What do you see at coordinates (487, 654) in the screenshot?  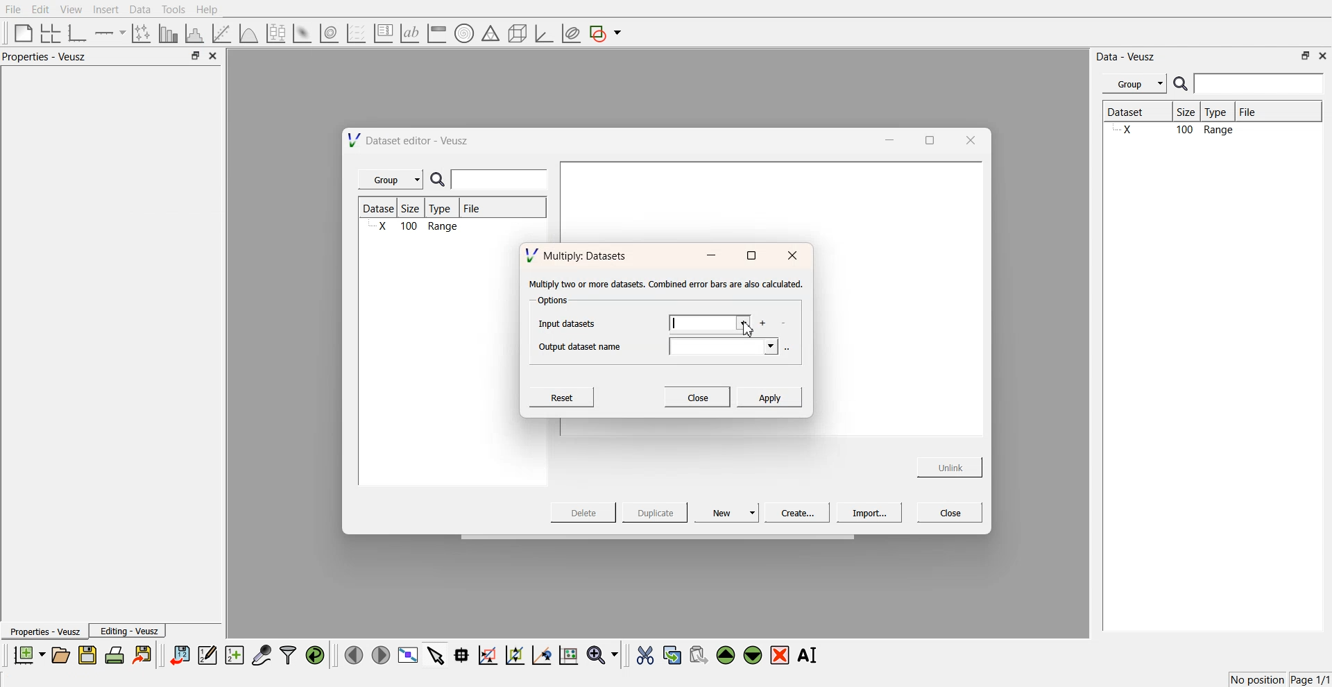 I see `draw a rectangle on zoom graph axes` at bounding box center [487, 654].